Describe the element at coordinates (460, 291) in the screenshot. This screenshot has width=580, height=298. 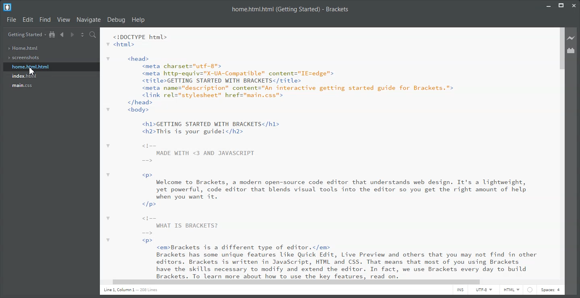
I see `INS` at that location.